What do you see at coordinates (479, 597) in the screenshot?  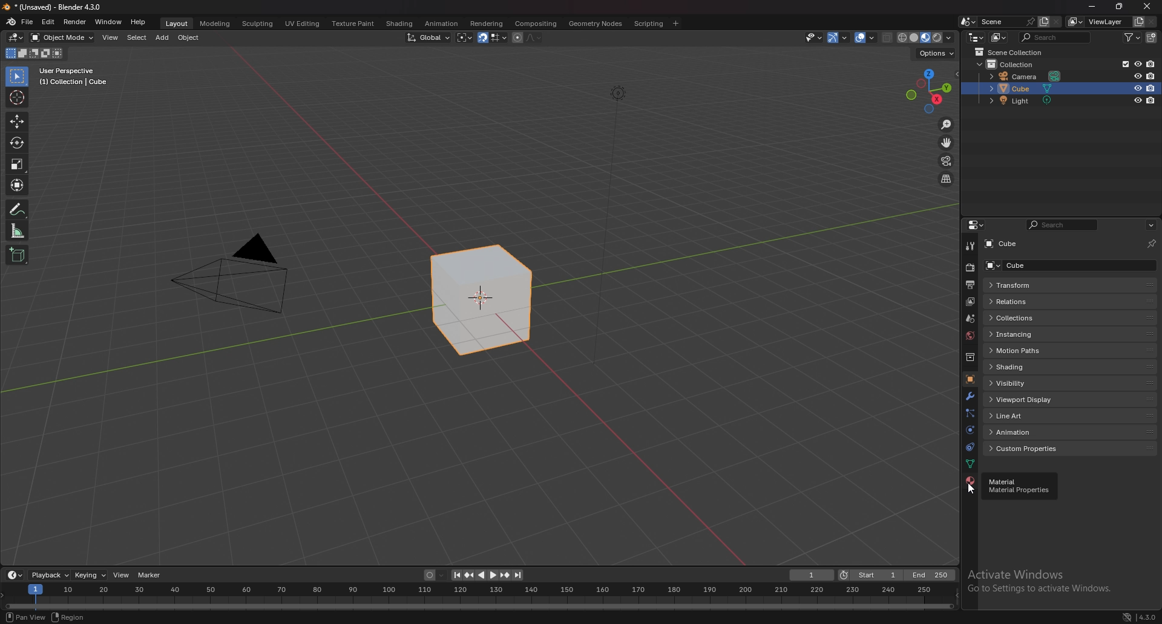 I see `seek` at bounding box center [479, 597].